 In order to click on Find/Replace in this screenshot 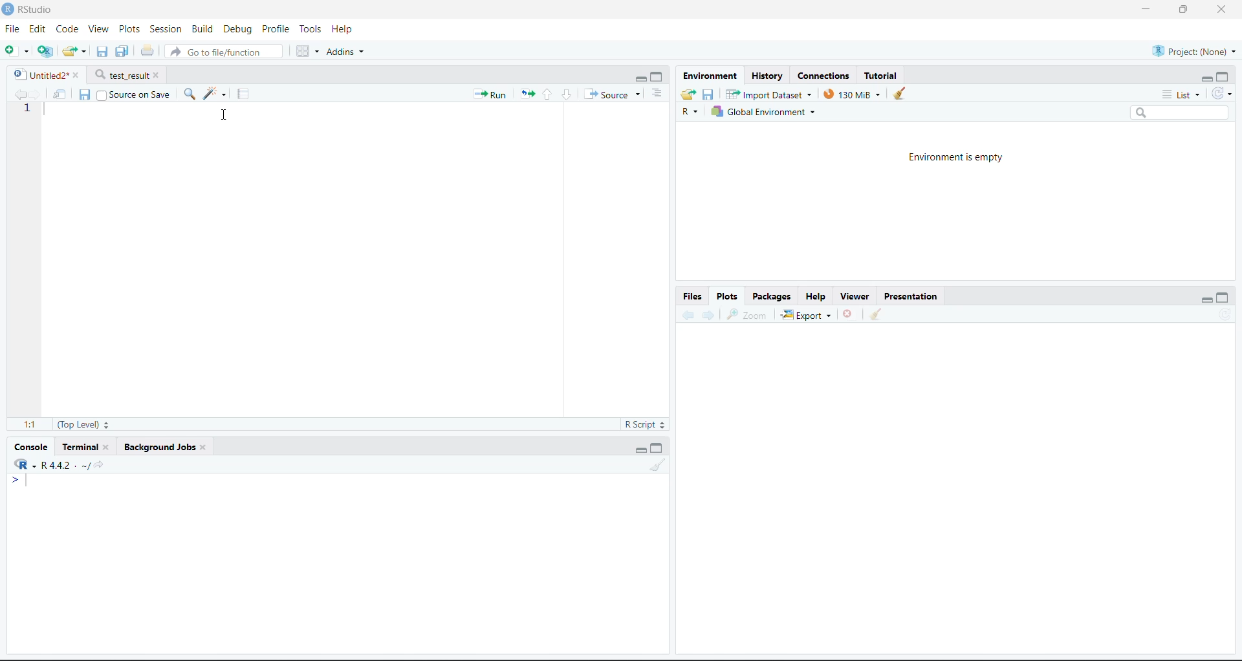, I will do `click(191, 91)`.